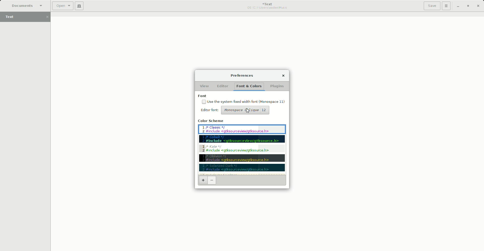  Describe the element at coordinates (79, 6) in the screenshot. I see `New` at that location.